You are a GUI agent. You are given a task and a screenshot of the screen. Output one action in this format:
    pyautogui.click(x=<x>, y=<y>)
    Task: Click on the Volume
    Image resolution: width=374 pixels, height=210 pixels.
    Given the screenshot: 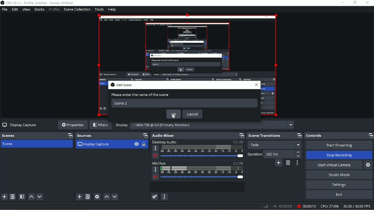 What is the action you would take?
    pyautogui.click(x=155, y=178)
    